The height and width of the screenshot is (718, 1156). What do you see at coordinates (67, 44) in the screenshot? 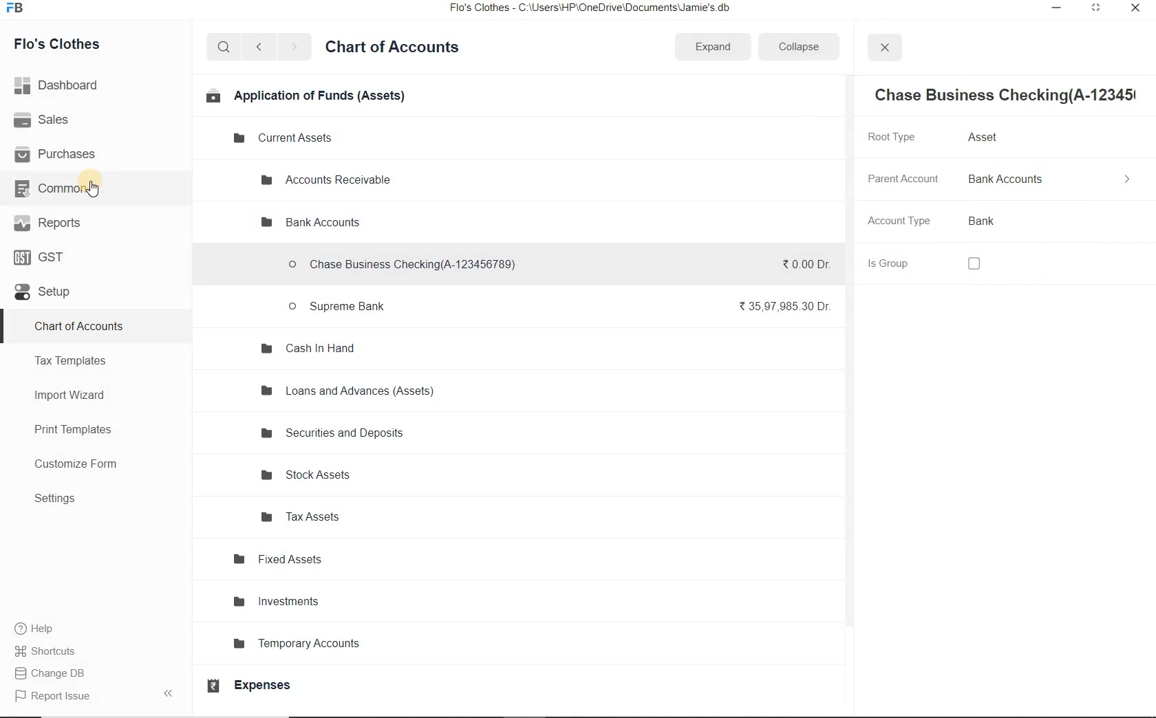
I see `Flo's Clothes` at bounding box center [67, 44].